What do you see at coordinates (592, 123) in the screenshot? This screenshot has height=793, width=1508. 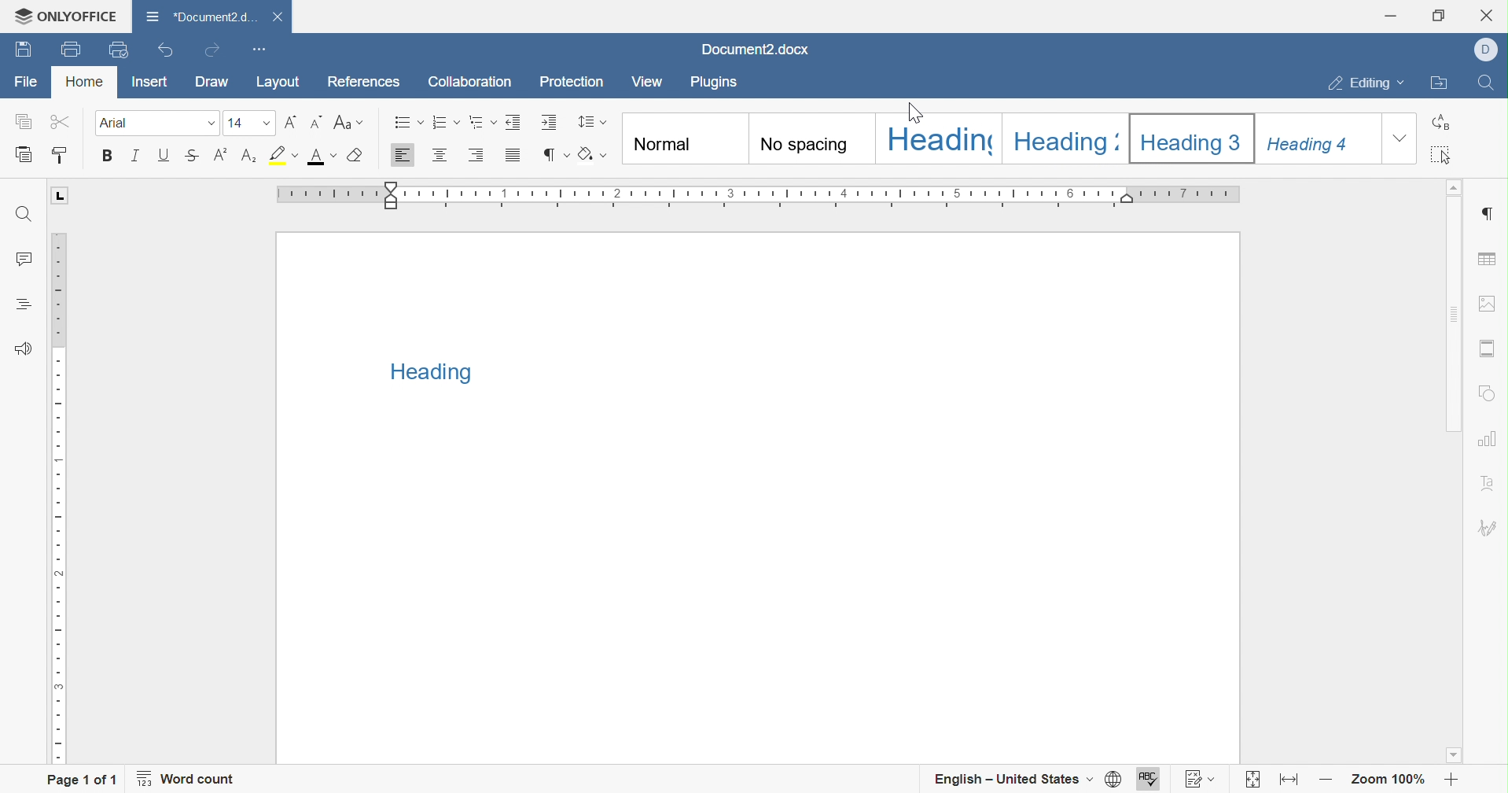 I see `Paragraph Line spacing` at bounding box center [592, 123].